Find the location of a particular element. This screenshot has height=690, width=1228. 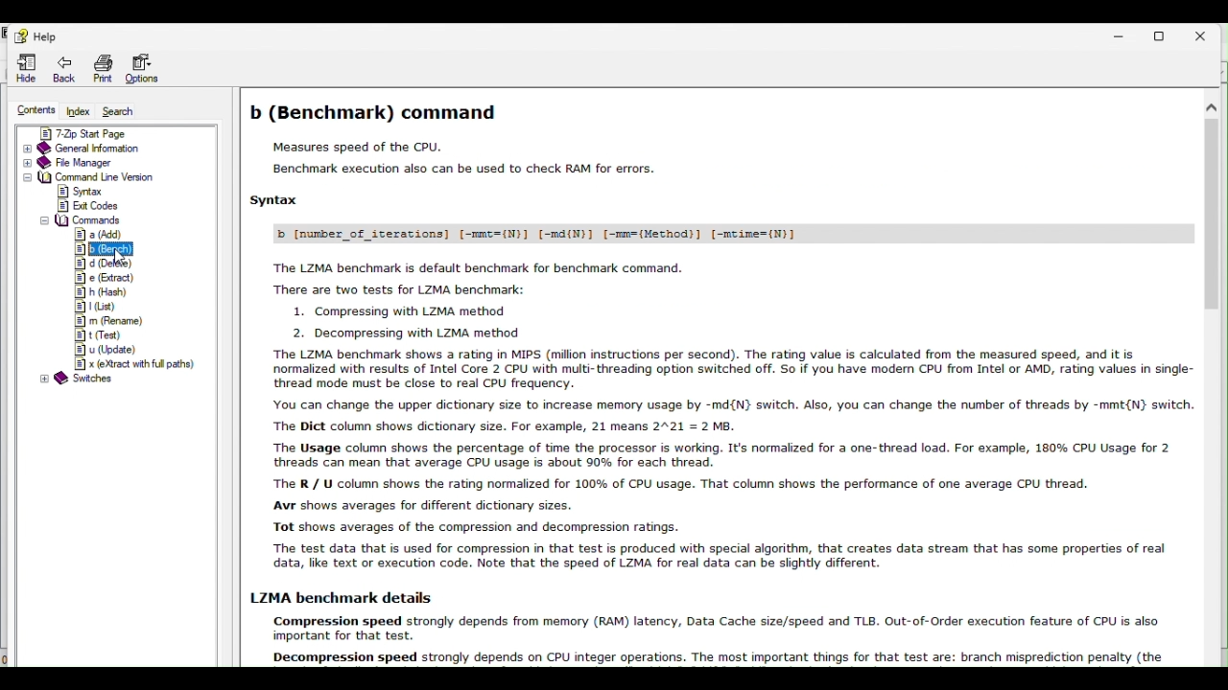

a is located at coordinates (105, 236).